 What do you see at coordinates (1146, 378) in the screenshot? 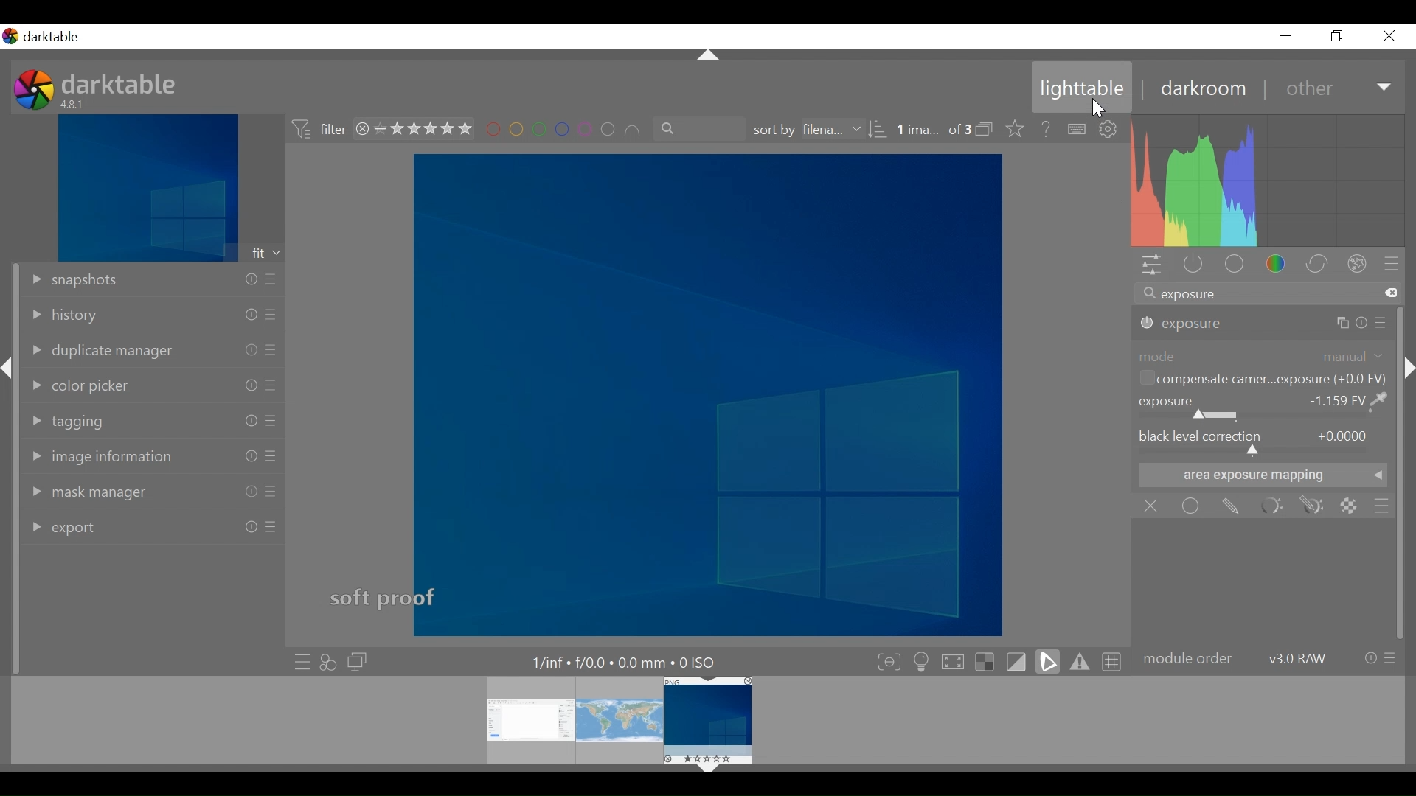
I see `Checkbox` at bounding box center [1146, 378].